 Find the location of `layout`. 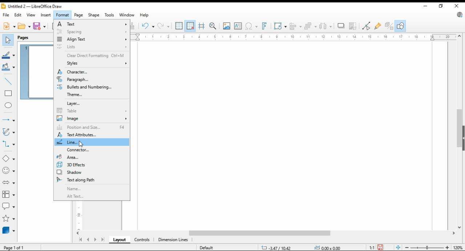

layout is located at coordinates (120, 240).